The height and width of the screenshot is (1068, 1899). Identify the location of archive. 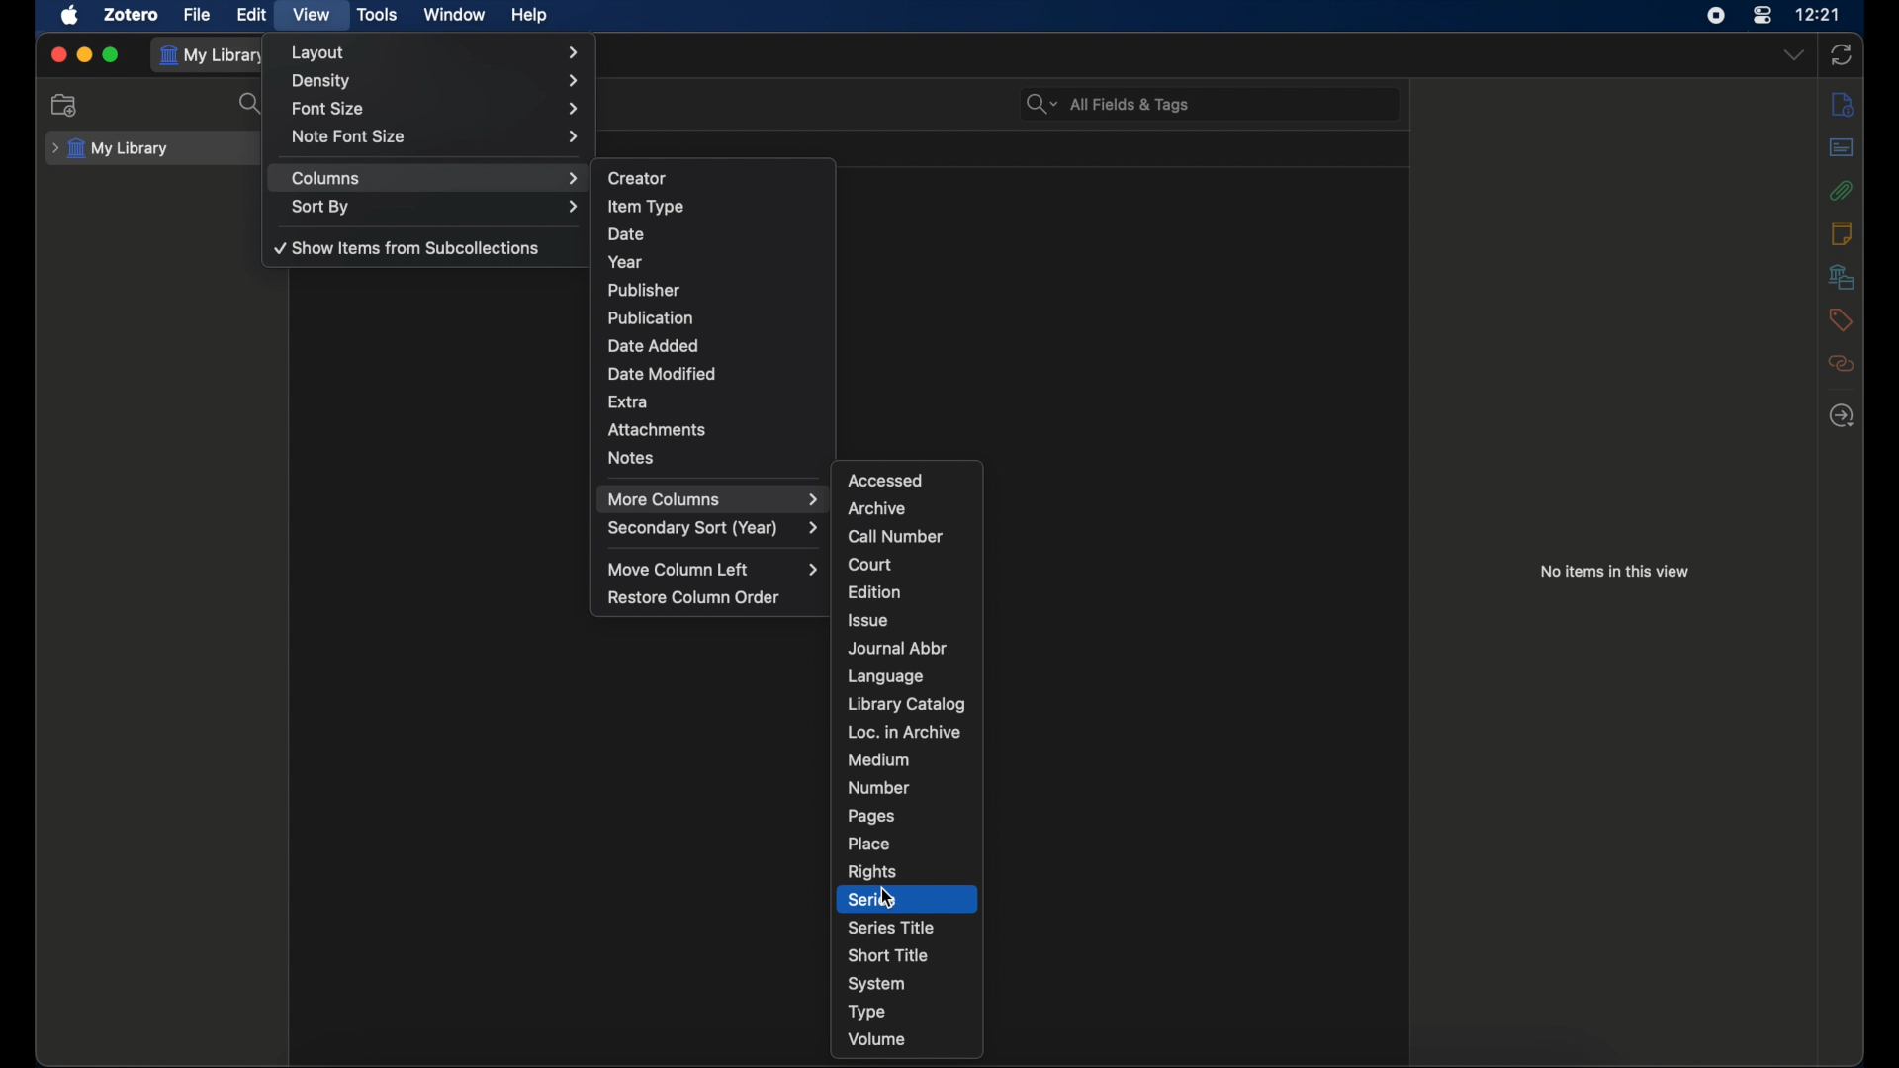
(878, 509).